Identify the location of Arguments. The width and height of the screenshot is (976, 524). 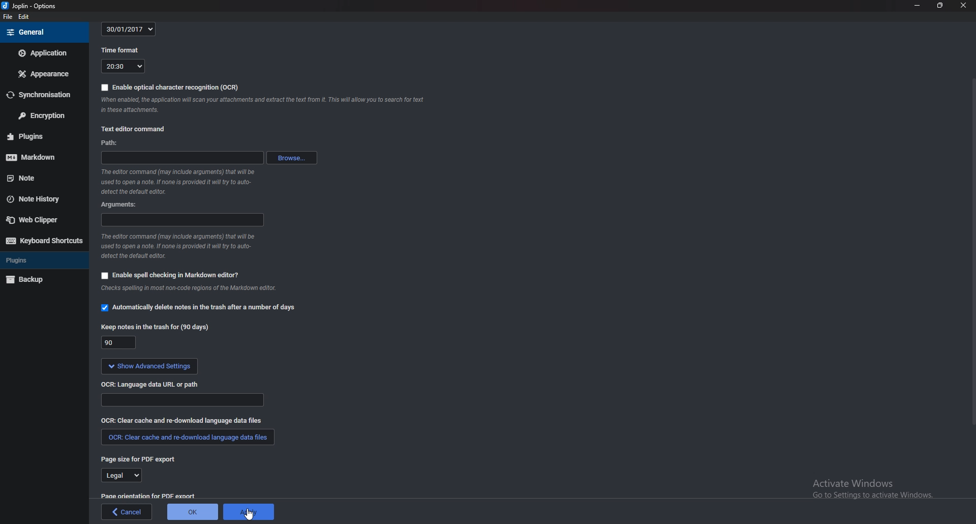
(183, 220).